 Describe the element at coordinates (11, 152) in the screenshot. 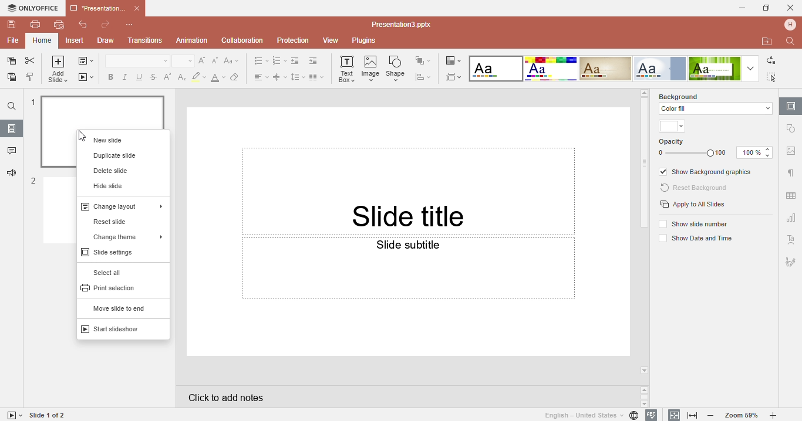

I see `Comments` at that location.